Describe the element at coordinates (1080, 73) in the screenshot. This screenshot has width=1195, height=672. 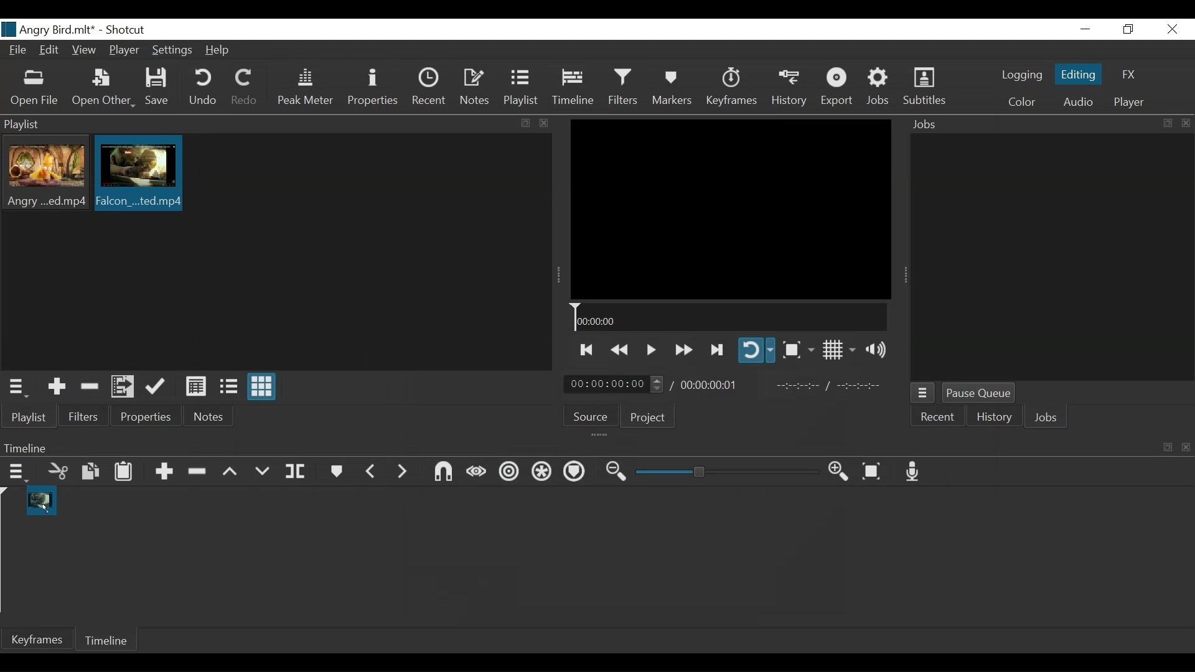
I see `Editing` at that location.